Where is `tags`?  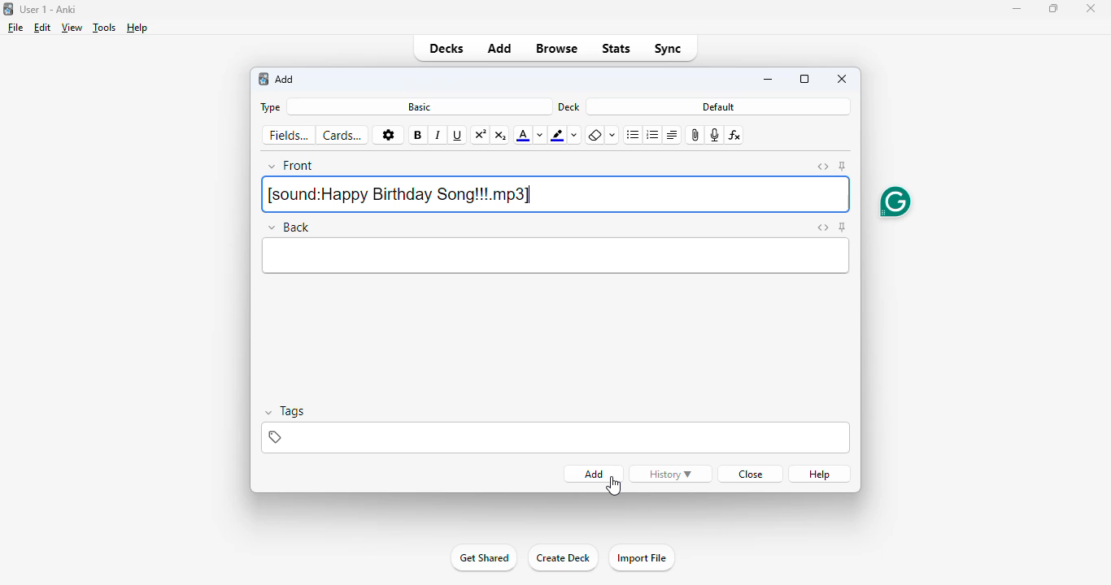
tags is located at coordinates (288, 411).